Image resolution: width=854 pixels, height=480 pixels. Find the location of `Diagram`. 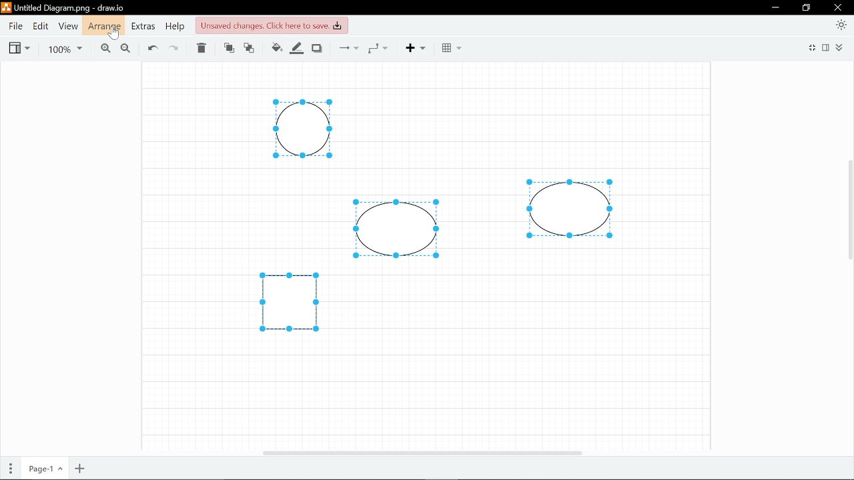

Diagram is located at coordinates (396, 229).